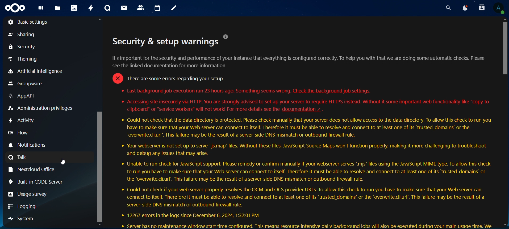  What do you see at coordinates (74, 8) in the screenshot?
I see `photos` at bounding box center [74, 8].